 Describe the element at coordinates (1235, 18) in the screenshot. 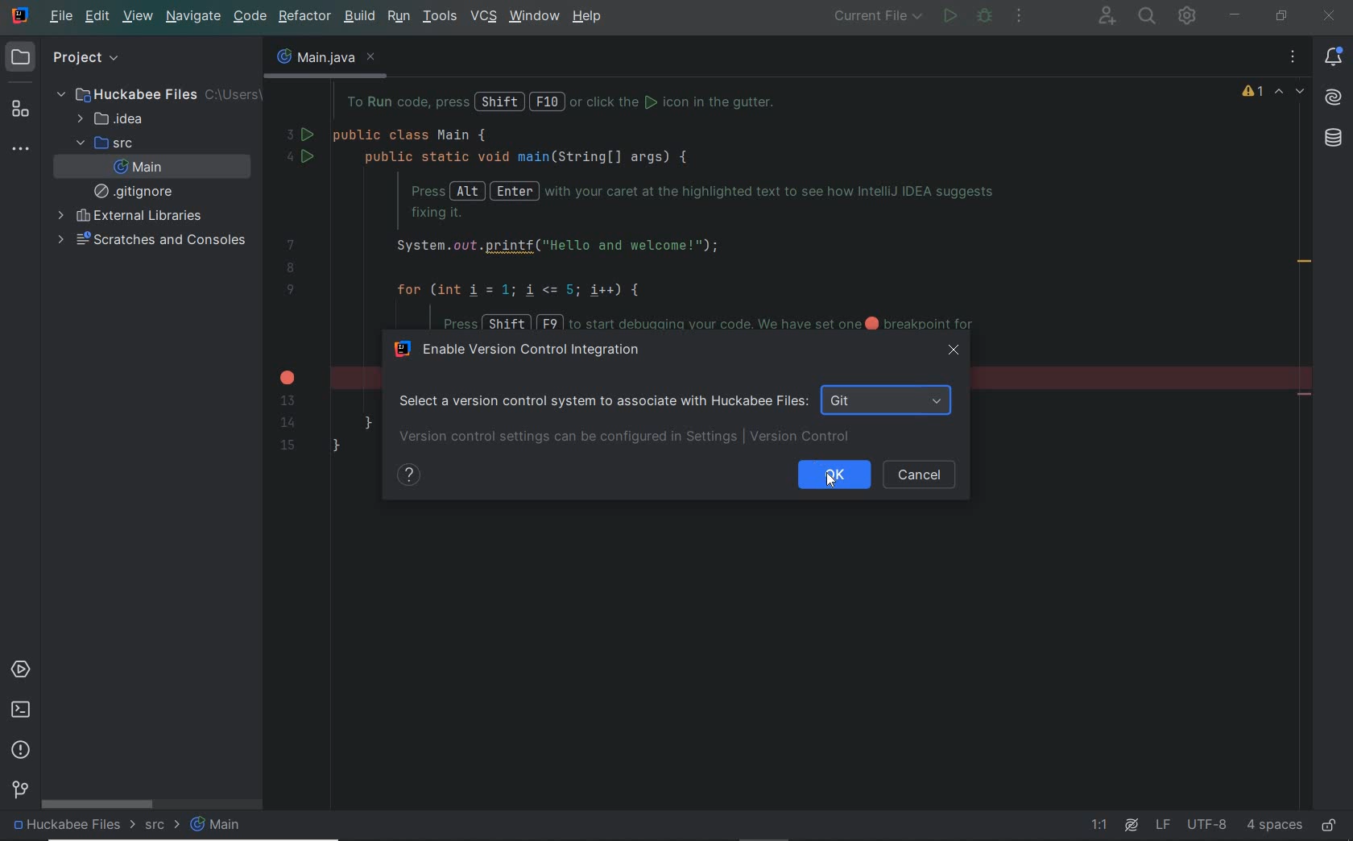

I see `MINIMIZE` at that location.